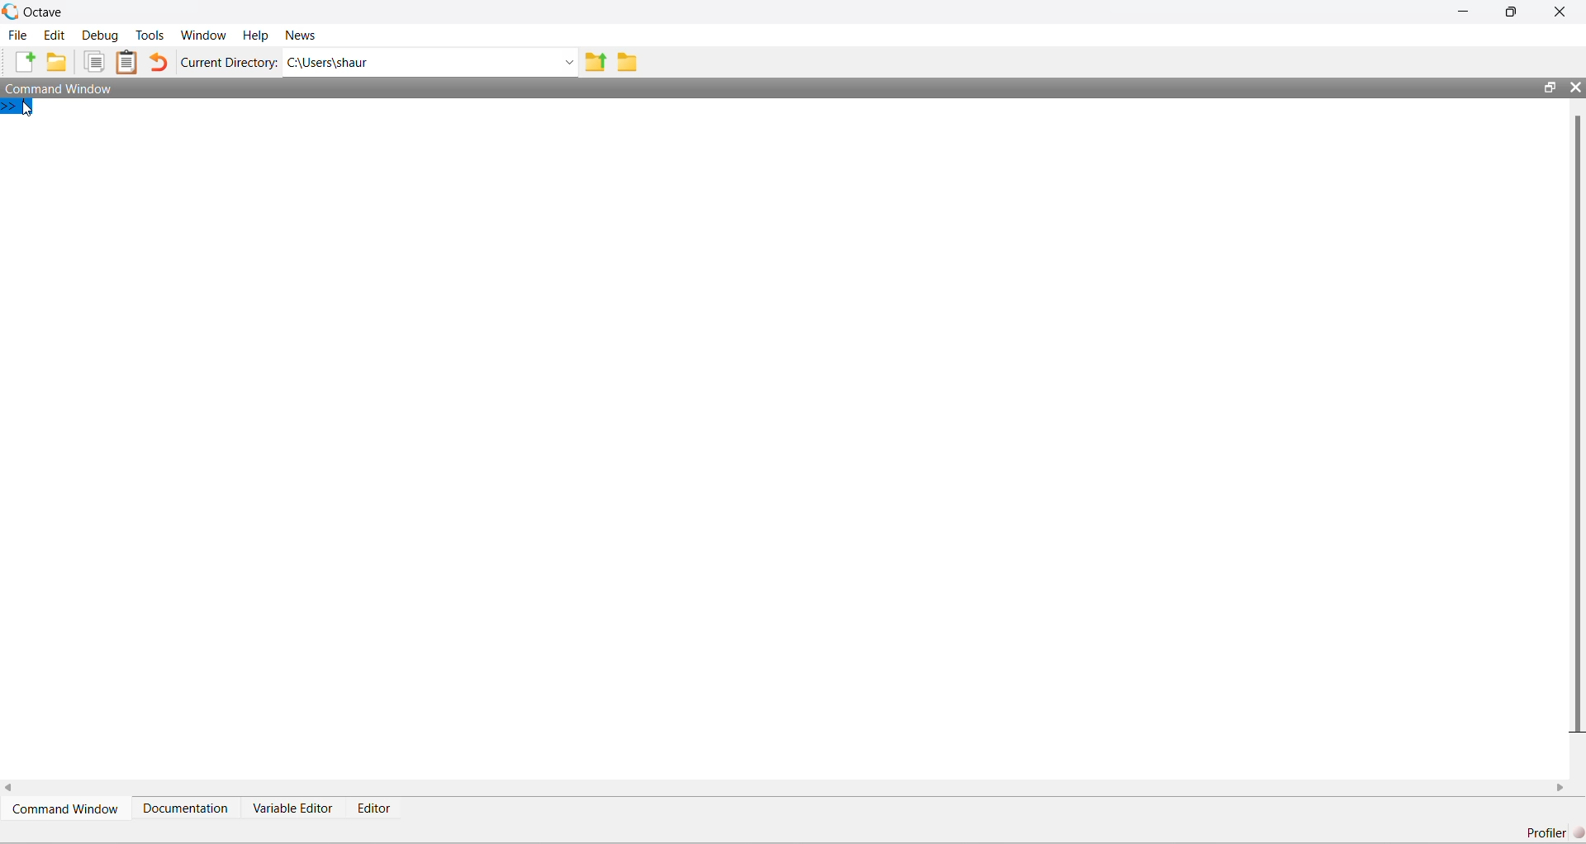 This screenshot has height=844, width=1586. Describe the element at coordinates (293, 808) in the screenshot. I see `Variable Editor` at that location.